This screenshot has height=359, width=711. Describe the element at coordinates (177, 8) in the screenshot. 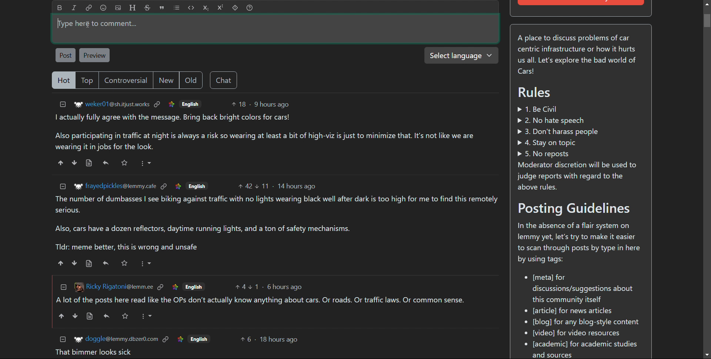

I see `list` at that location.